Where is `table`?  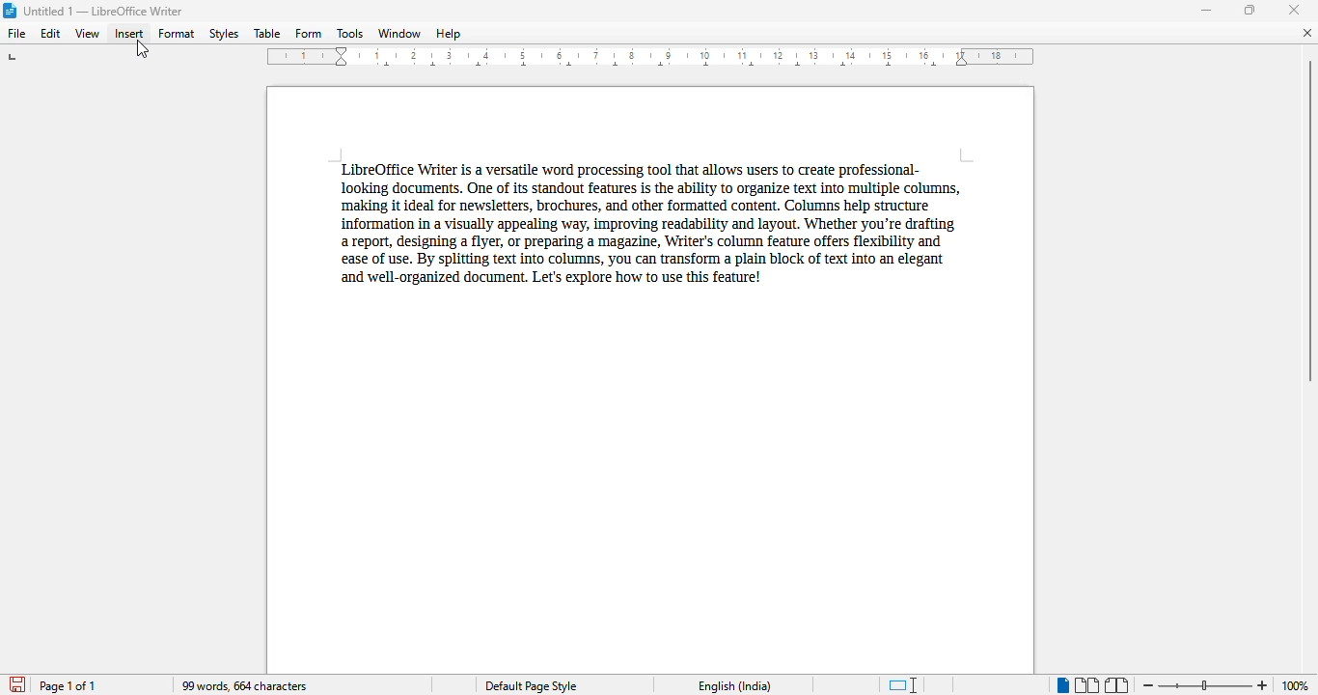 table is located at coordinates (267, 34).